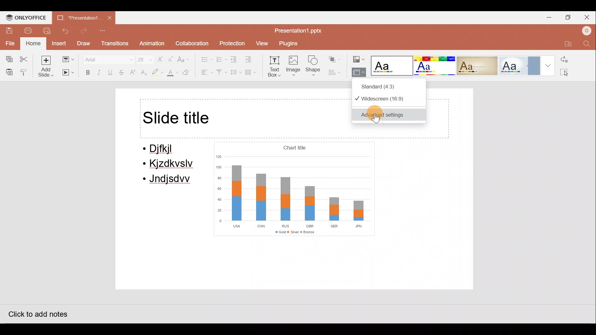  I want to click on Strikethrough, so click(122, 73).